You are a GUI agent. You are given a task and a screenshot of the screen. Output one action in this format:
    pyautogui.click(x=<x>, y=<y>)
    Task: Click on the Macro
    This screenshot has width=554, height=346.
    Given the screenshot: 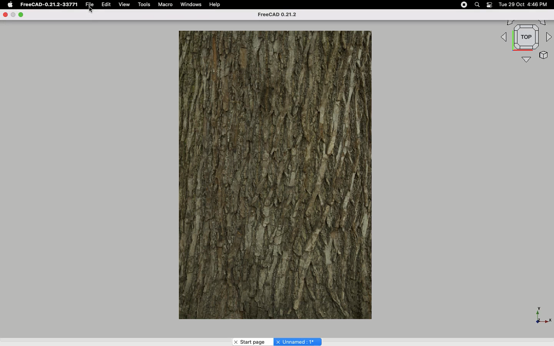 What is the action you would take?
    pyautogui.click(x=167, y=5)
    